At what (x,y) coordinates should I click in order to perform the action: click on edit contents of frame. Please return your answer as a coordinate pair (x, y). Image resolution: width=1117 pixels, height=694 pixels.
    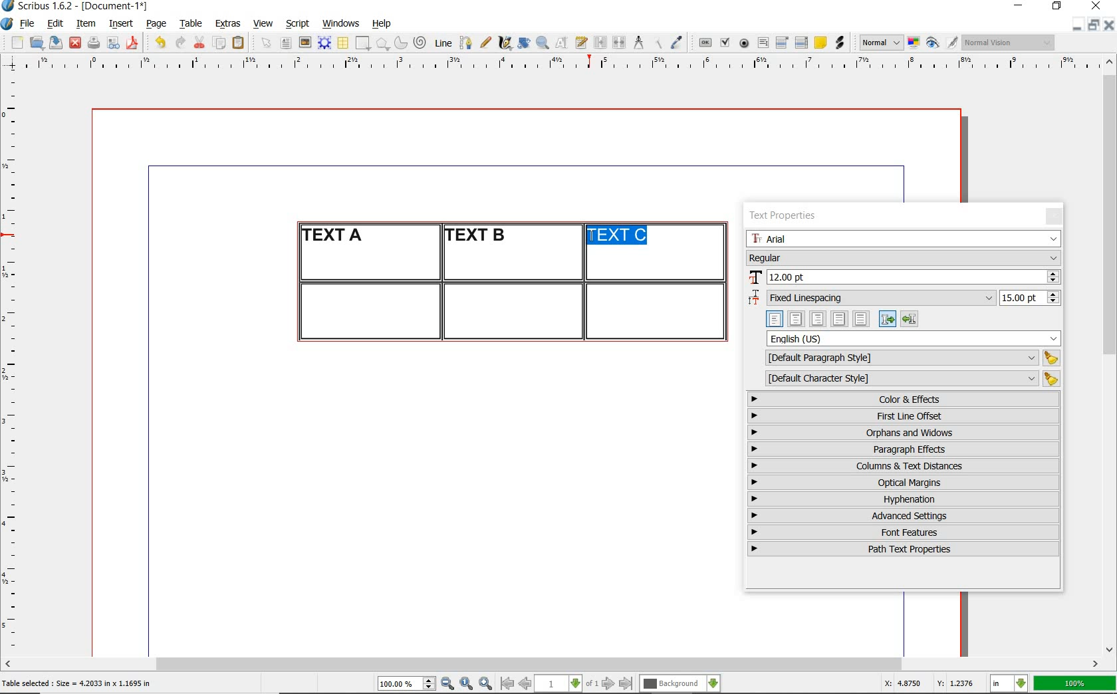
    Looking at the image, I should click on (562, 42).